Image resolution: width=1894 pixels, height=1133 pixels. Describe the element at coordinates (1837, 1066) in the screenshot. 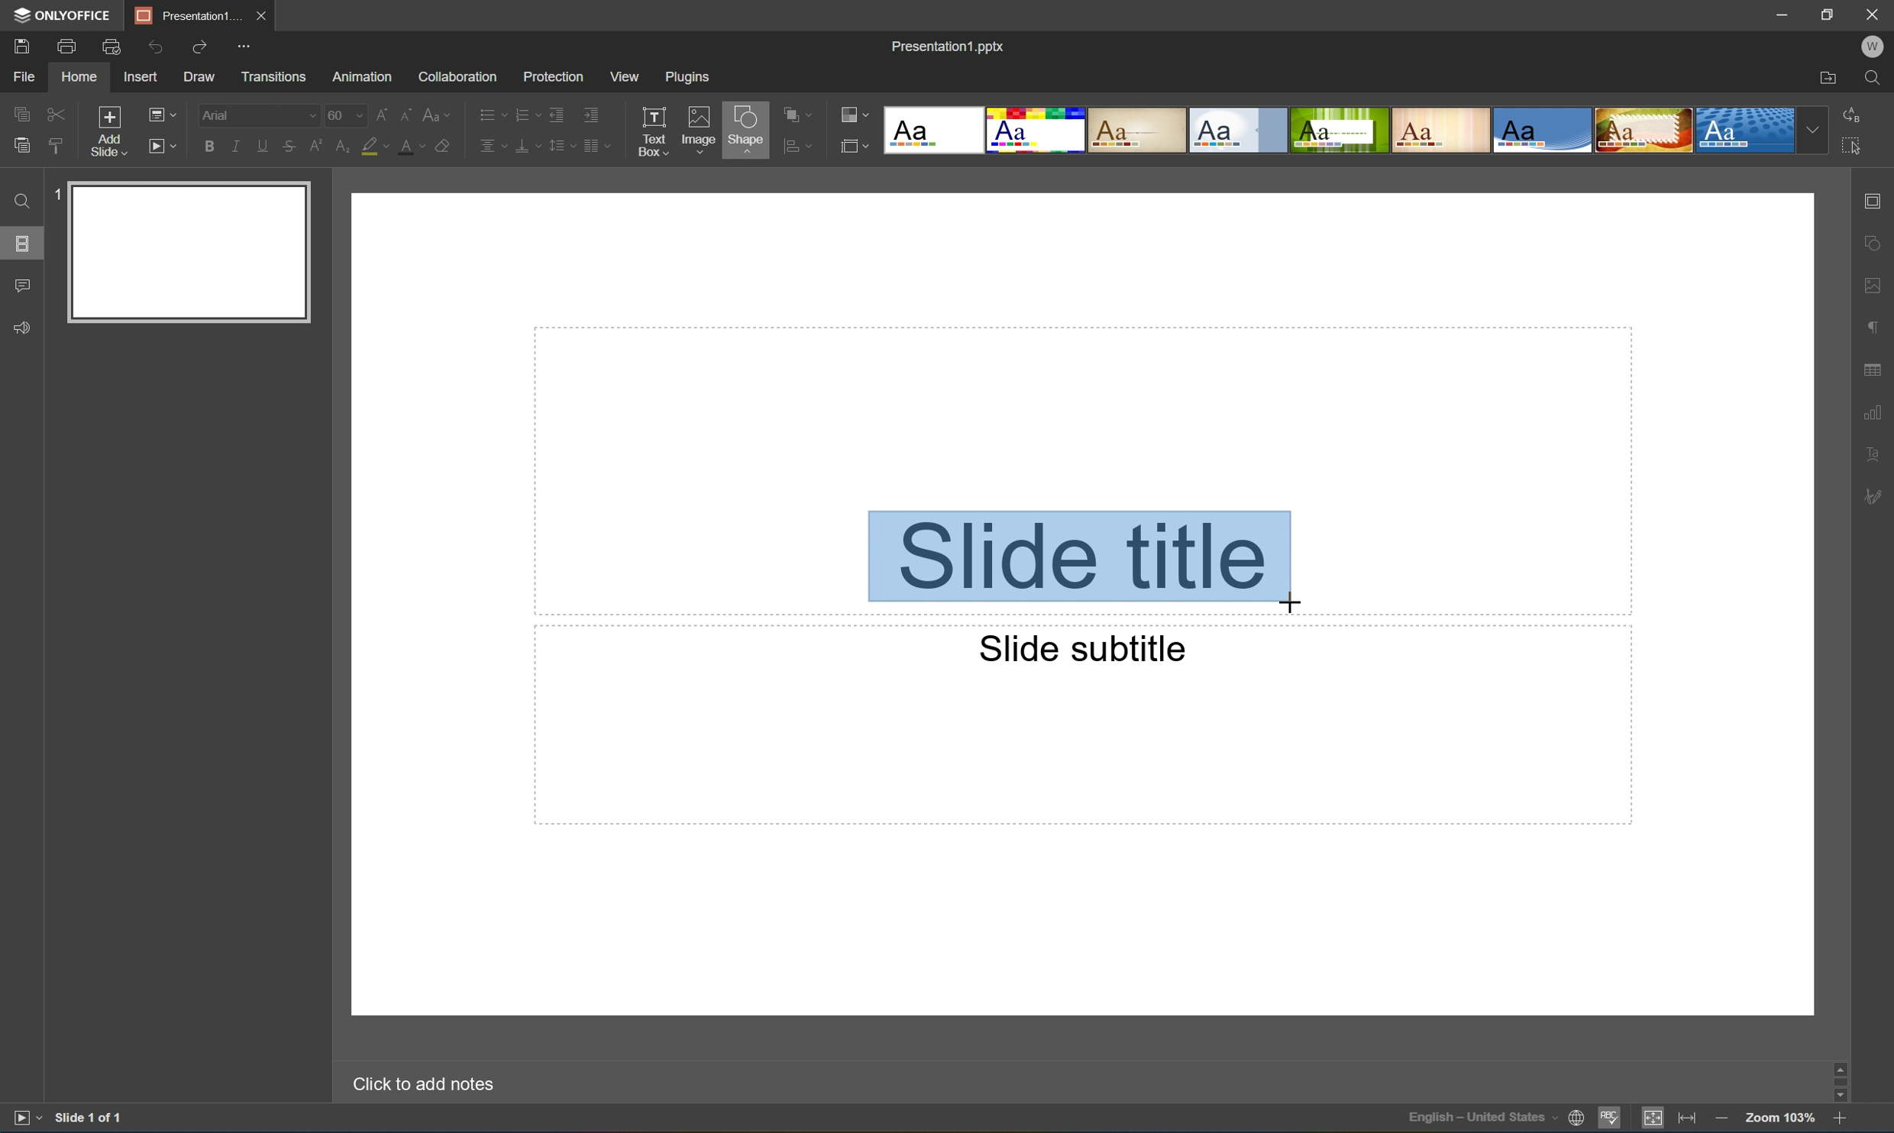

I see `scroll up` at that location.